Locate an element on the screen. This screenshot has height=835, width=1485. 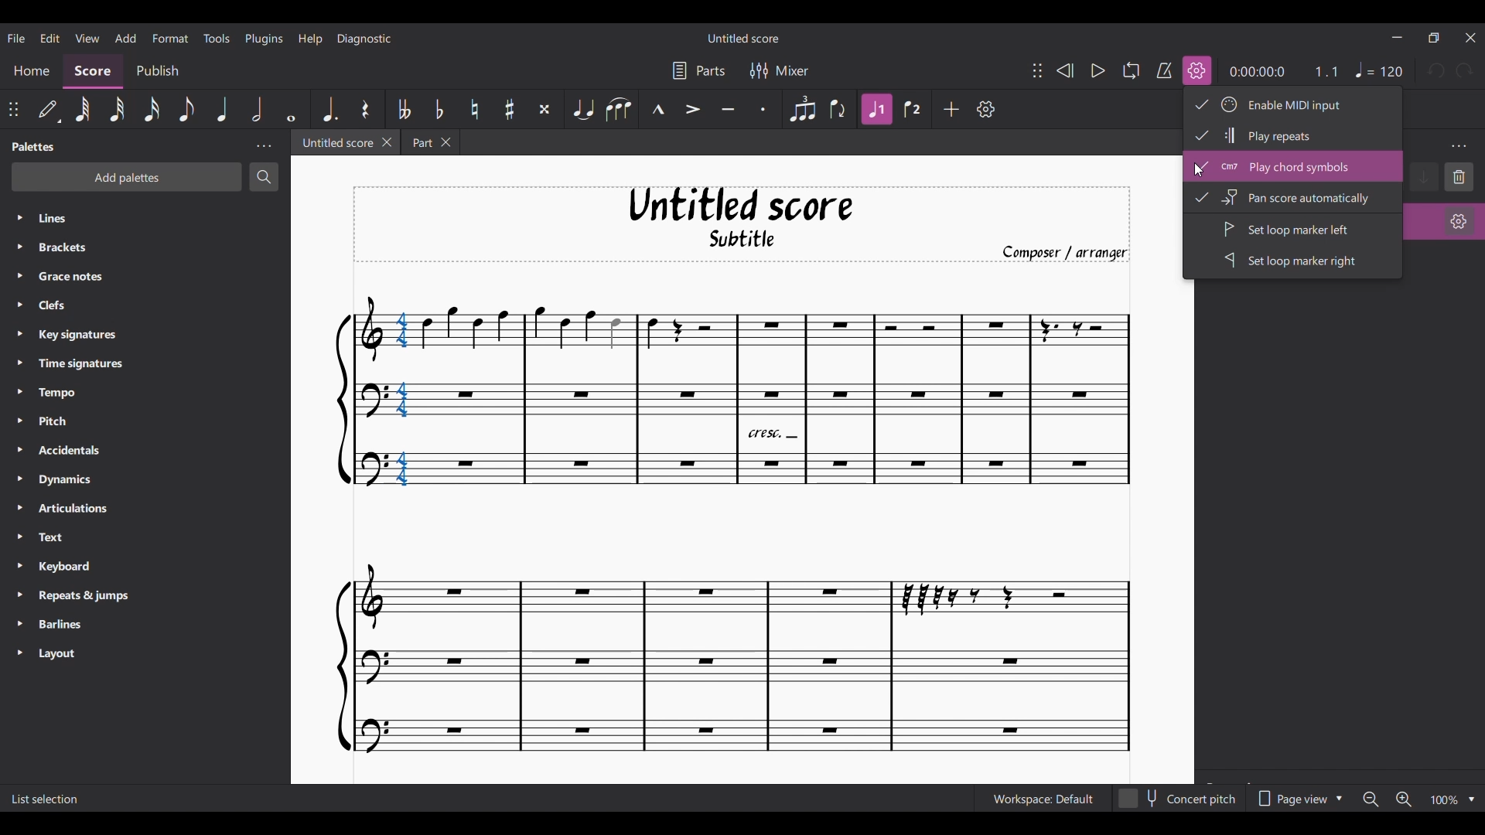
Looping playback is located at coordinates (1131, 70).